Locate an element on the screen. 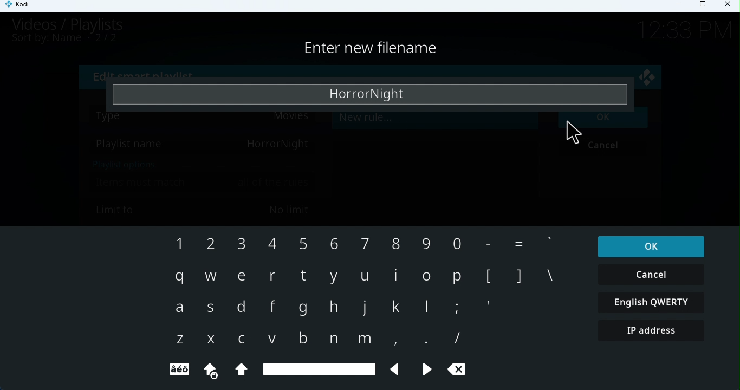 The image size is (740, 390). Enter playlist name is located at coordinates (382, 50).